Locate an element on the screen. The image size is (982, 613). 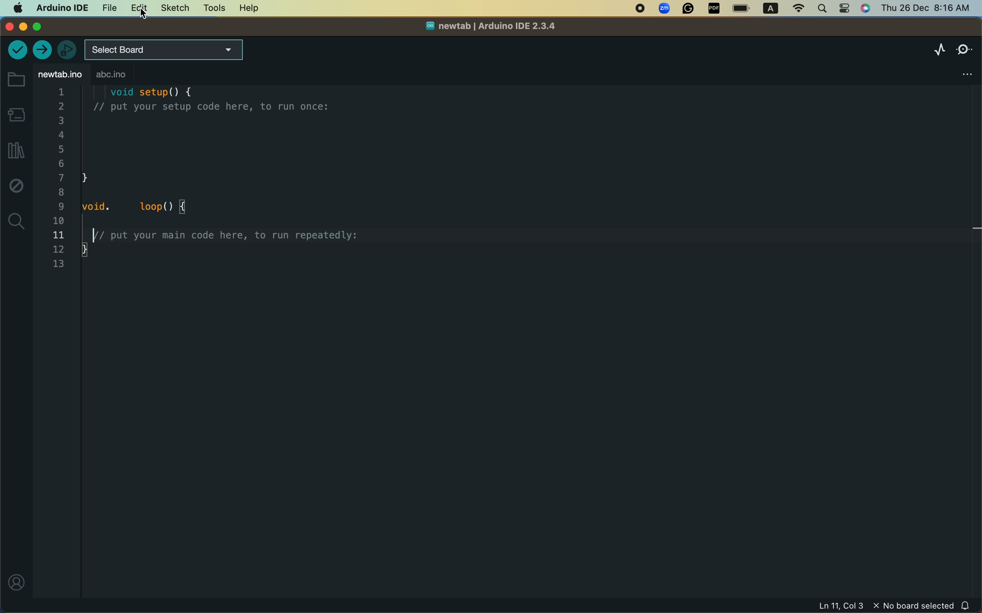
OS control is located at coordinates (805, 119).